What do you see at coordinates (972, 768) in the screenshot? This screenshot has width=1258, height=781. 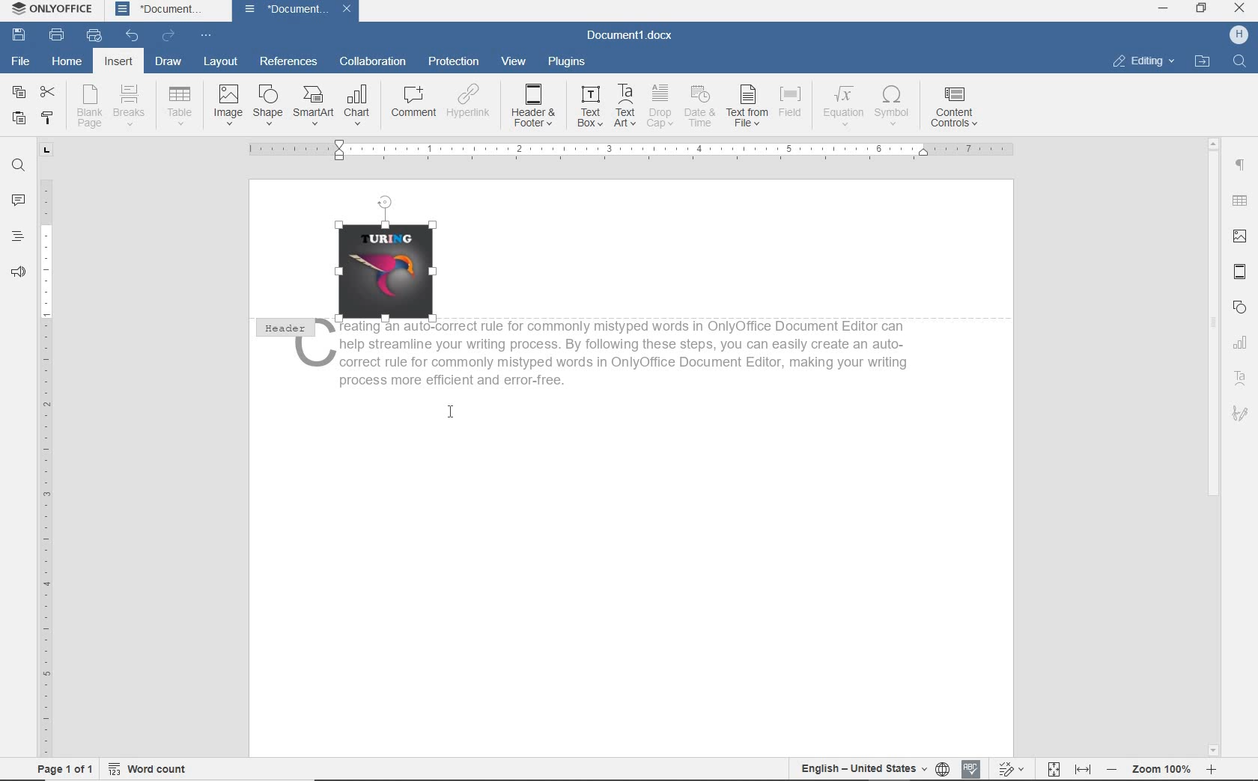 I see `SPELL CHECKING` at bounding box center [972, 768].